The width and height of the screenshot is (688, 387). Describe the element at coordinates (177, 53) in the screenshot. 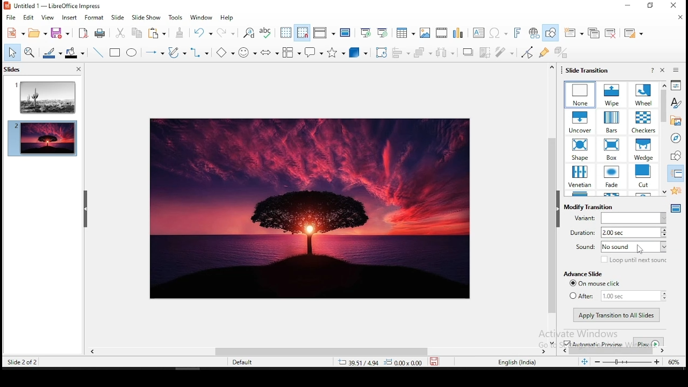

I see `curves and polygons` at that location.